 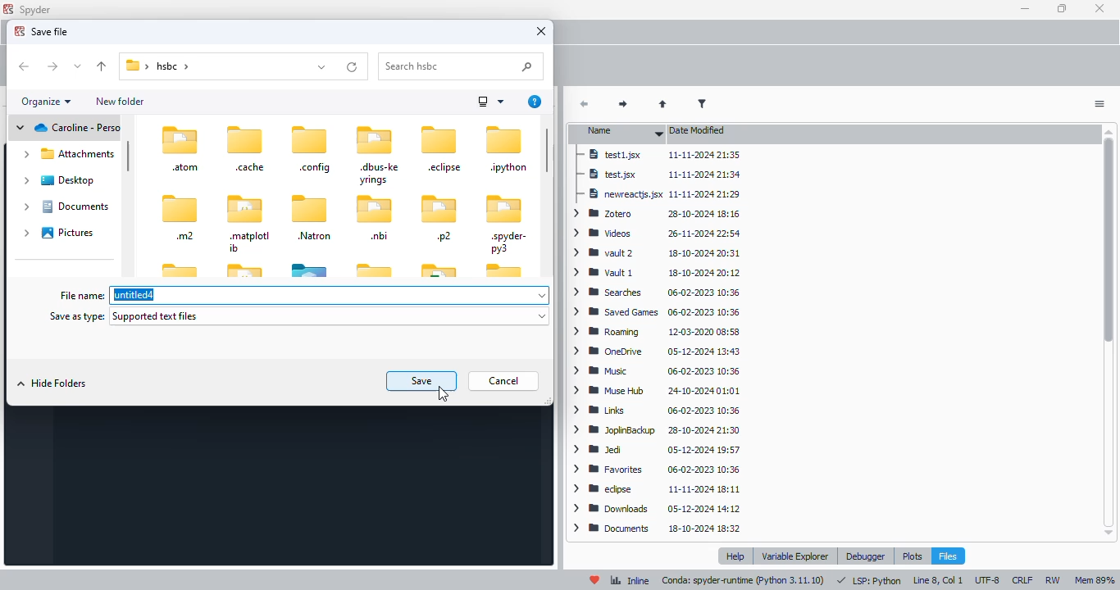 What do you see at coordinates (990, 581) in the screenshot?
I see `UTF-8` at bounding box center [990, 581].